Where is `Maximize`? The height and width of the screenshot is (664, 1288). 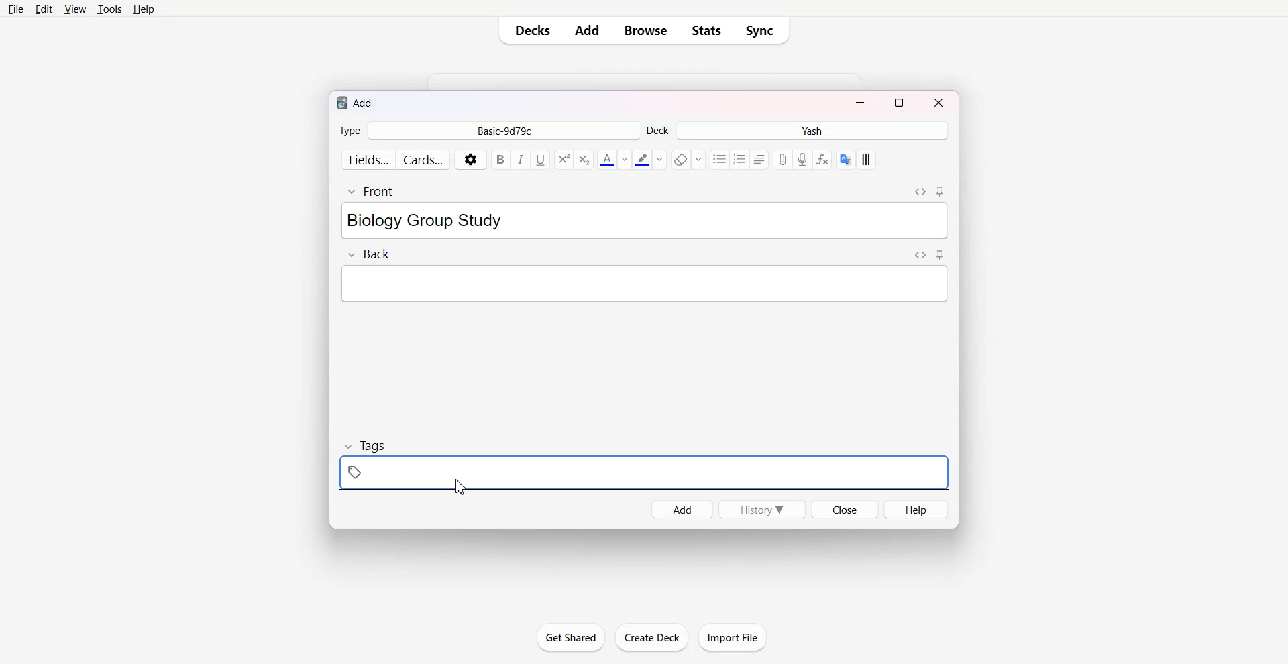 Maximize is located at coordinates (900, 101).